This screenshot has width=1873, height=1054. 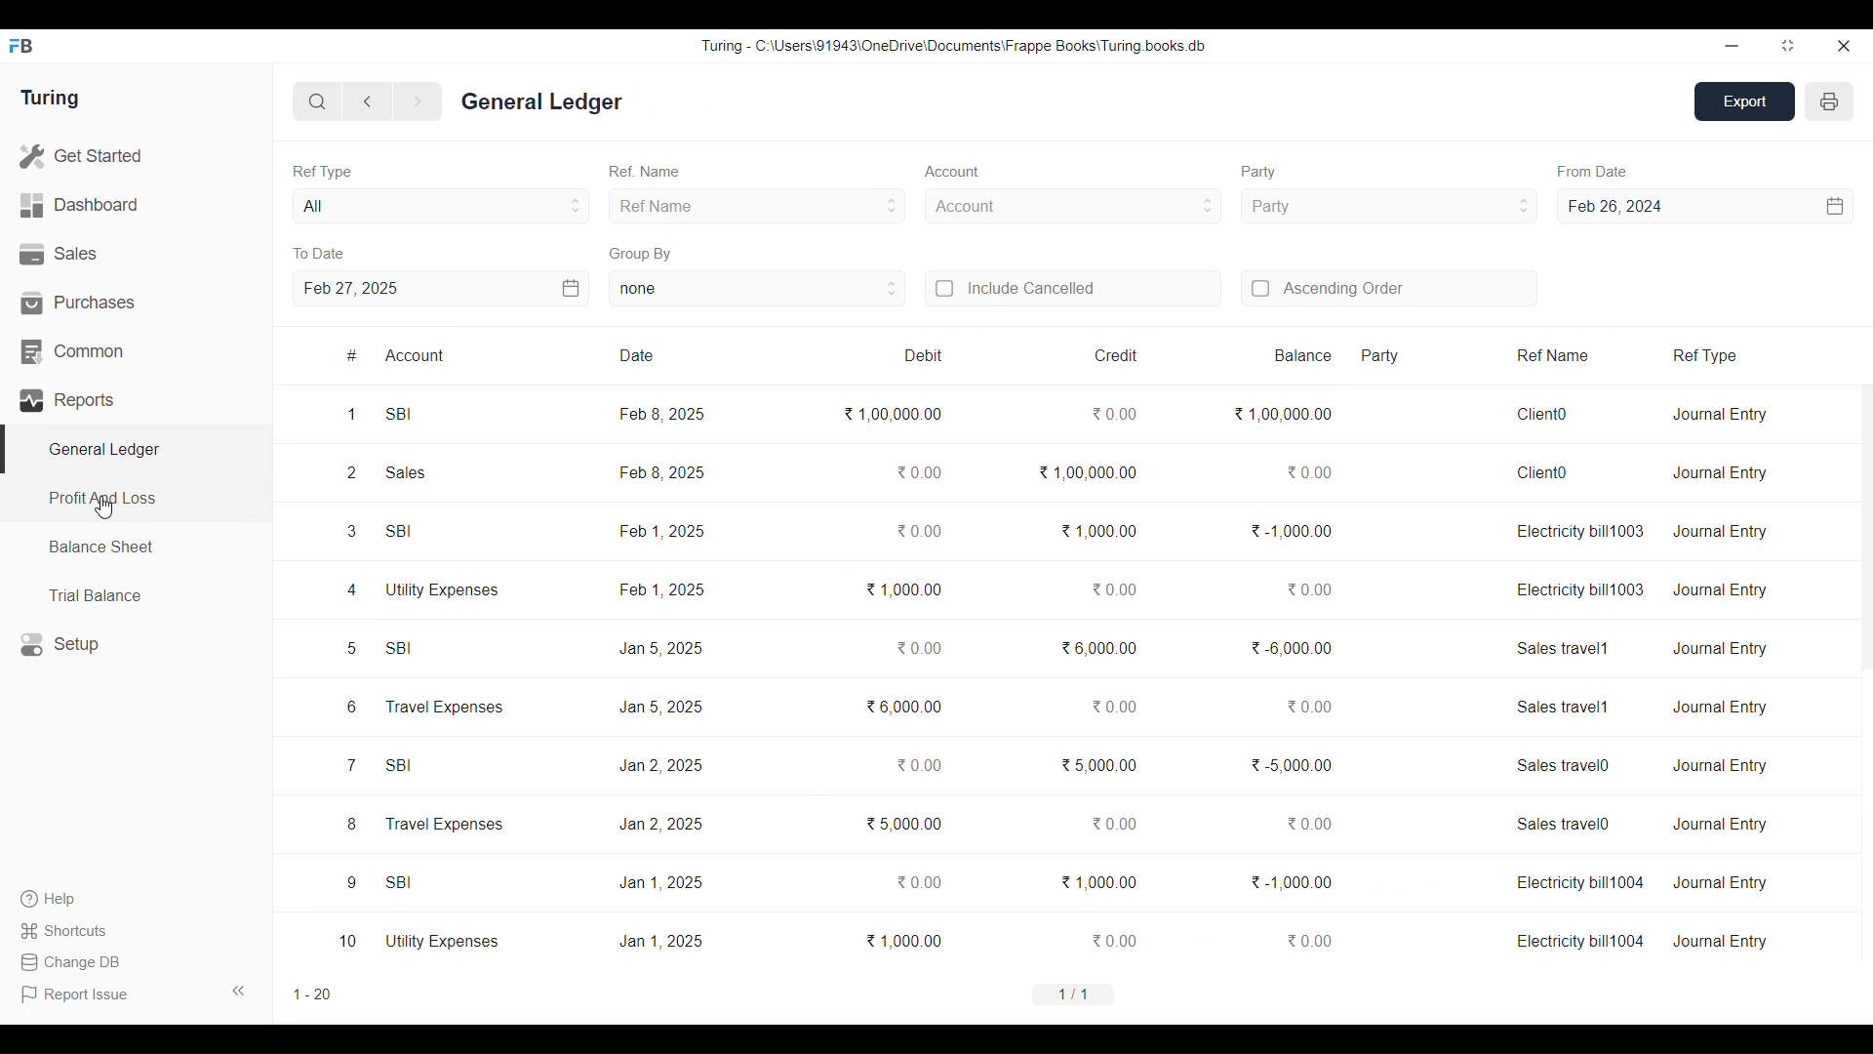 I want to click on -6,000.00, so click(x=1293, y=647).